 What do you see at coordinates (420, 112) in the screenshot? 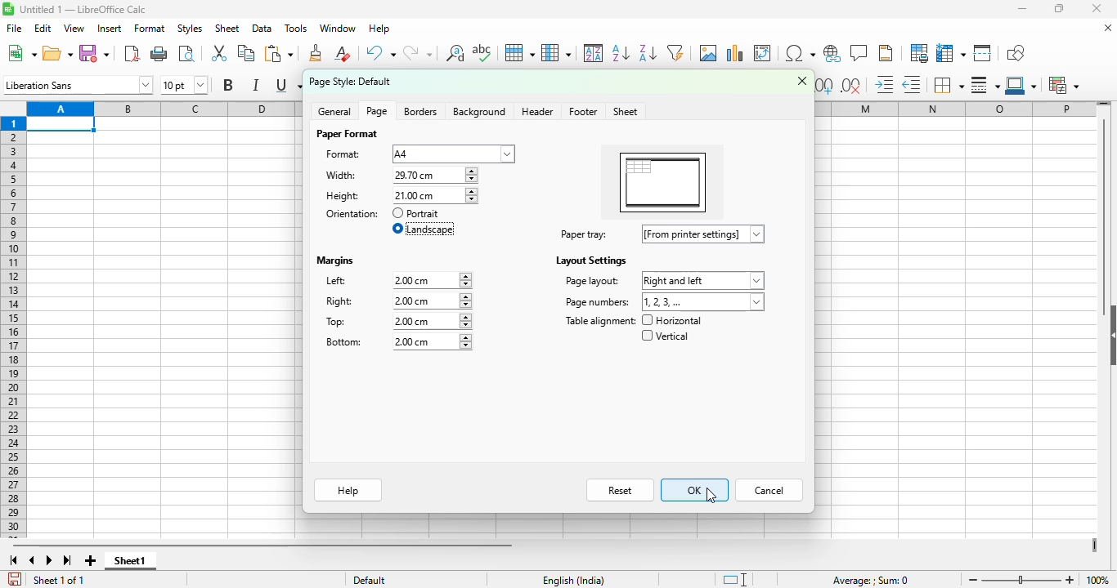
I see `borders` at bounding box center [420, 112].